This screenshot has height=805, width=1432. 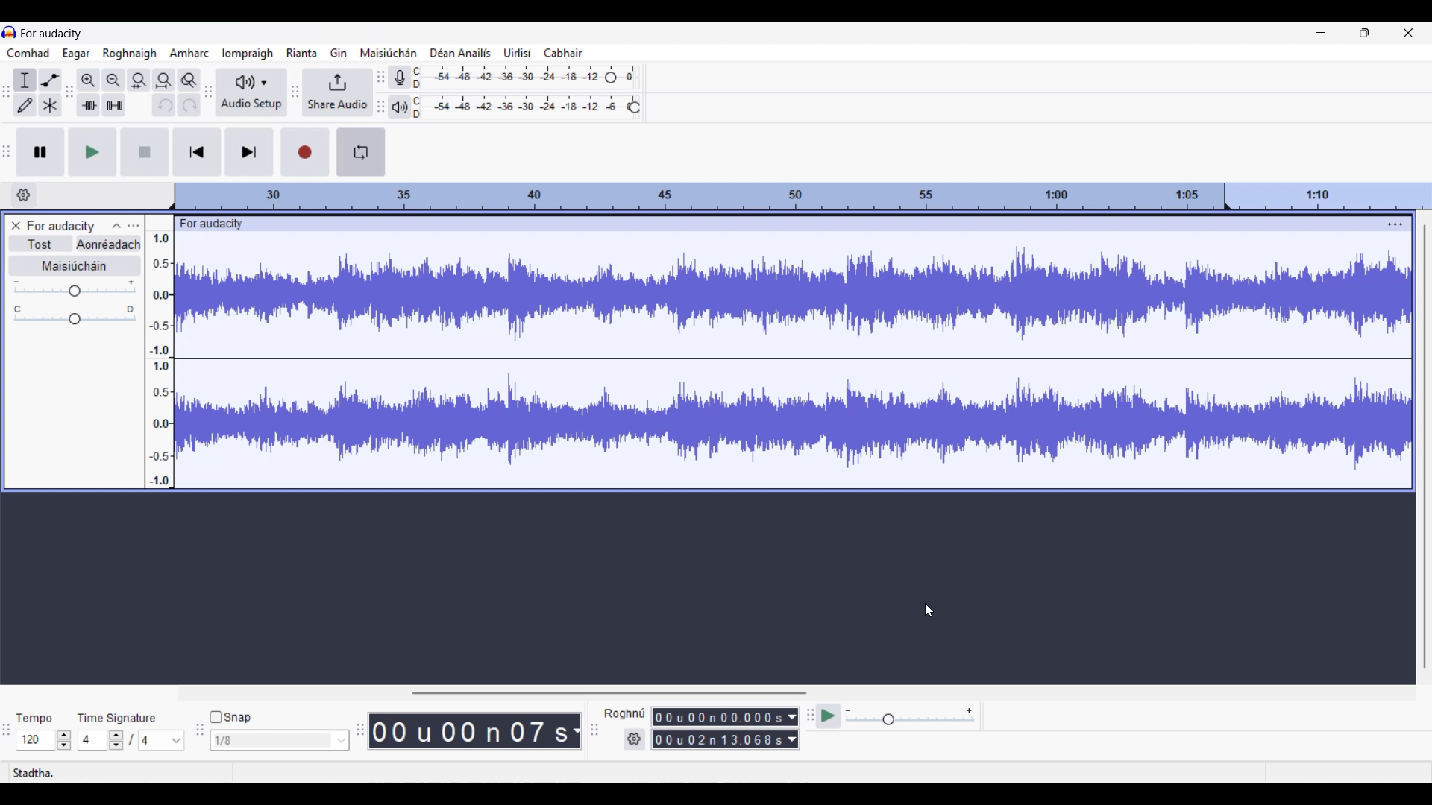 I want to click on Play at speed/Play at speed once, so click(x=830, y=716).